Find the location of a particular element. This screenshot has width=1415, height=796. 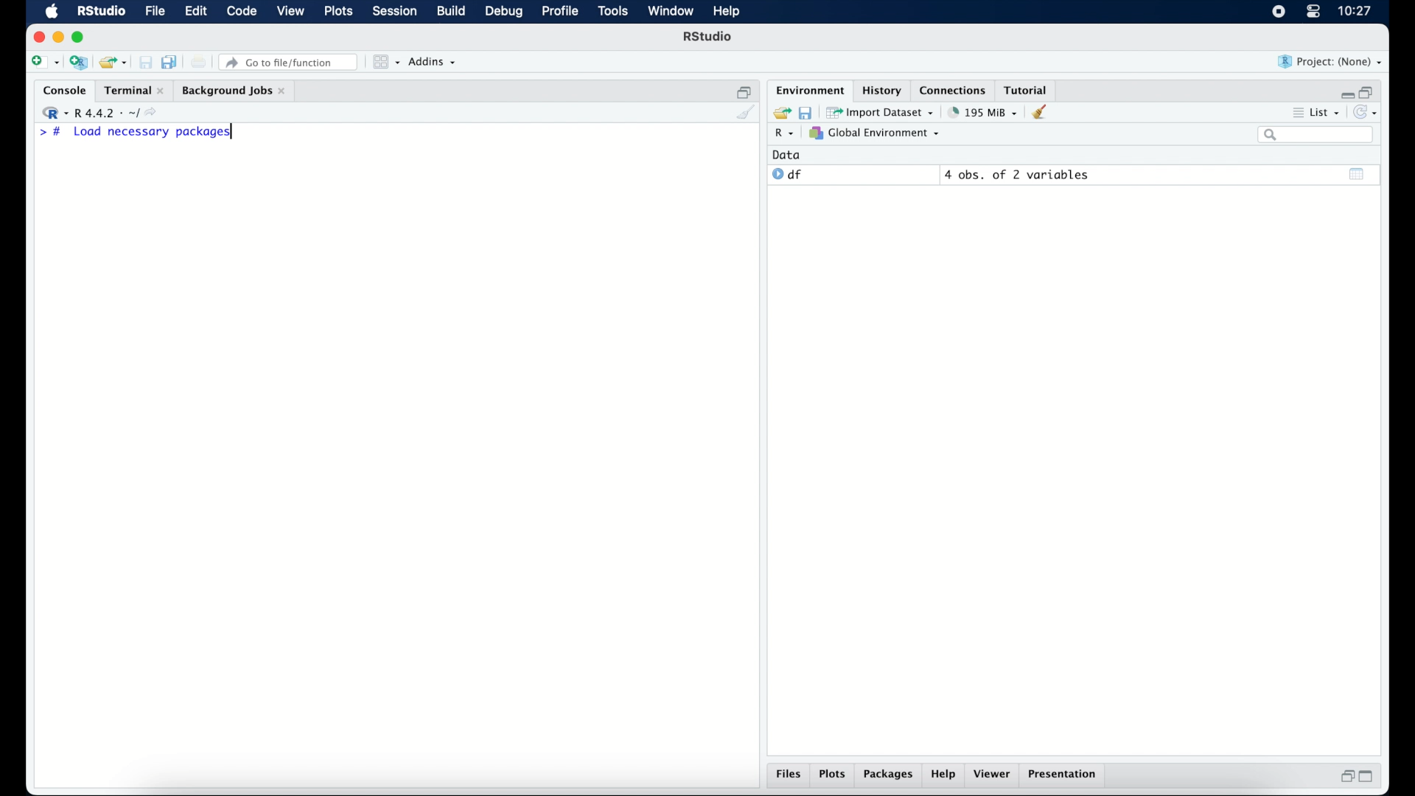

create new project is located at coordinates (79, 63).